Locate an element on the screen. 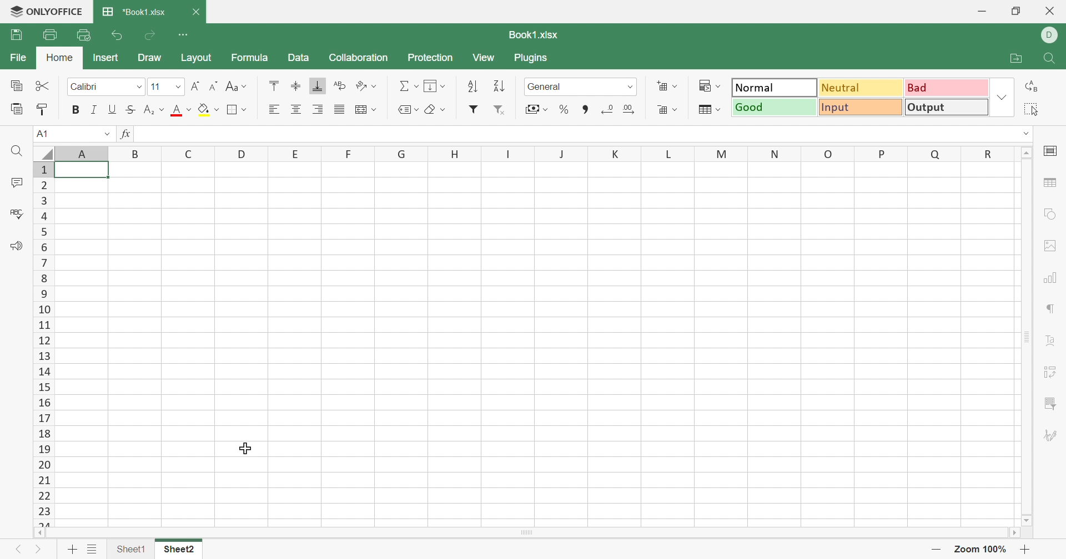 Image resolution: width=1066 pixels, height=559 pixels. Draw is located at coordinates (149, 57).